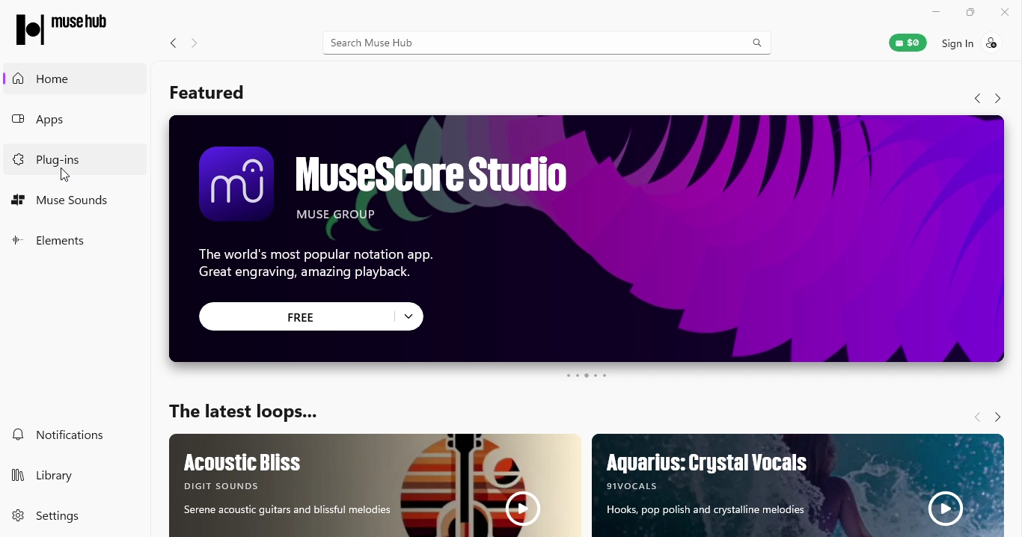 The image size is (1022, 537). I want to click on Apps, so click(73, 122).